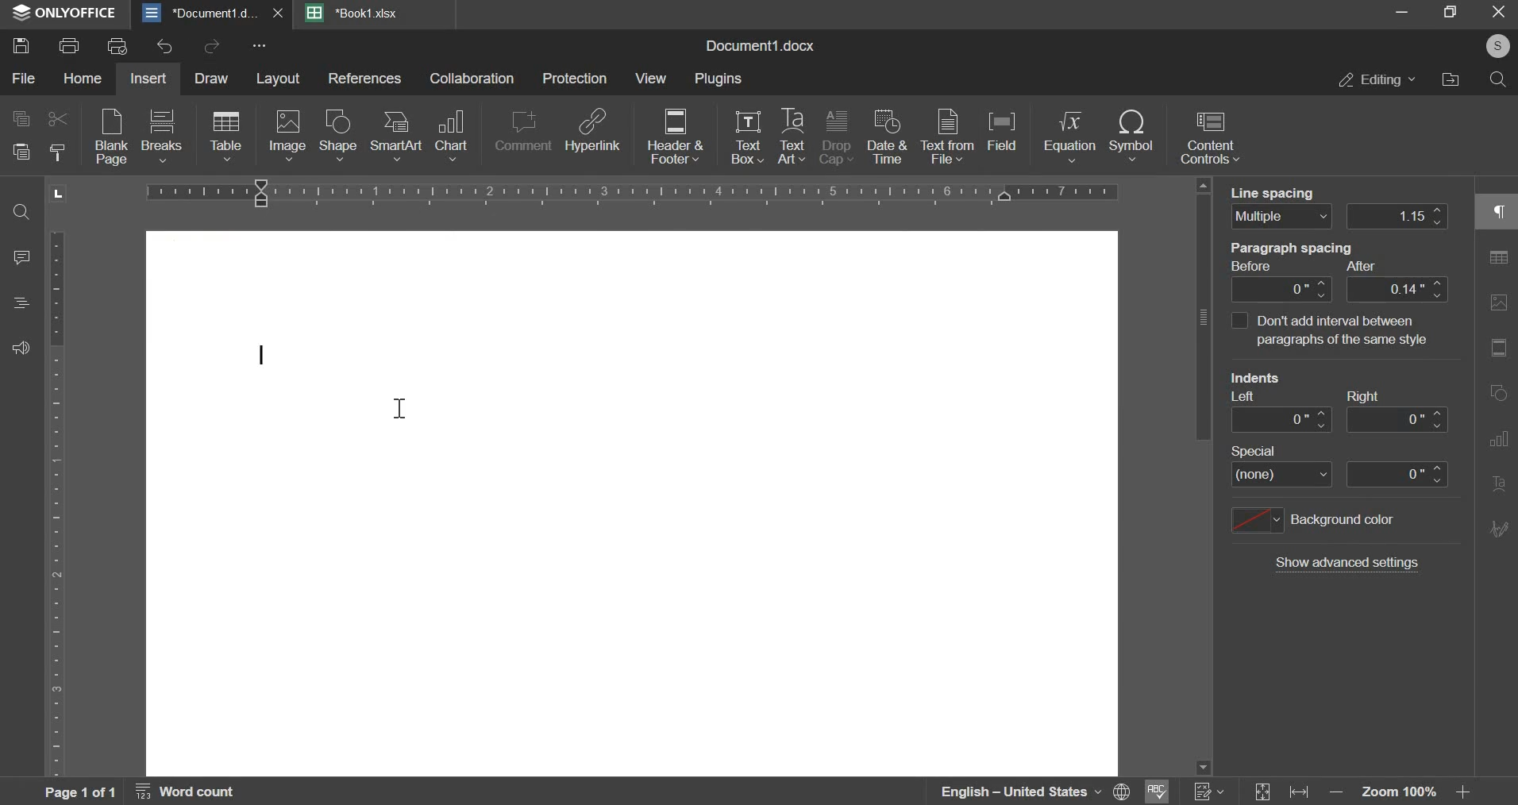  I want to click on language, so click(1036, 792).